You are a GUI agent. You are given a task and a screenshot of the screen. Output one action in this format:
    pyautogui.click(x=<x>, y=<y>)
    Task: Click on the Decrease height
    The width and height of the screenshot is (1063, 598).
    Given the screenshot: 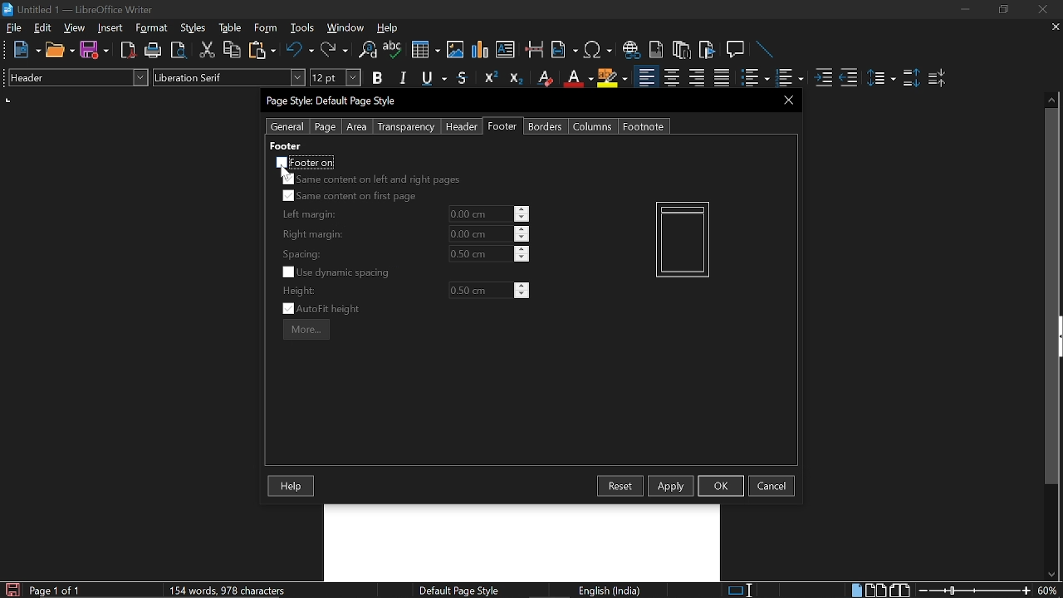 What is the action you would take?
    pyautogui.click(x=522, y=295)
    